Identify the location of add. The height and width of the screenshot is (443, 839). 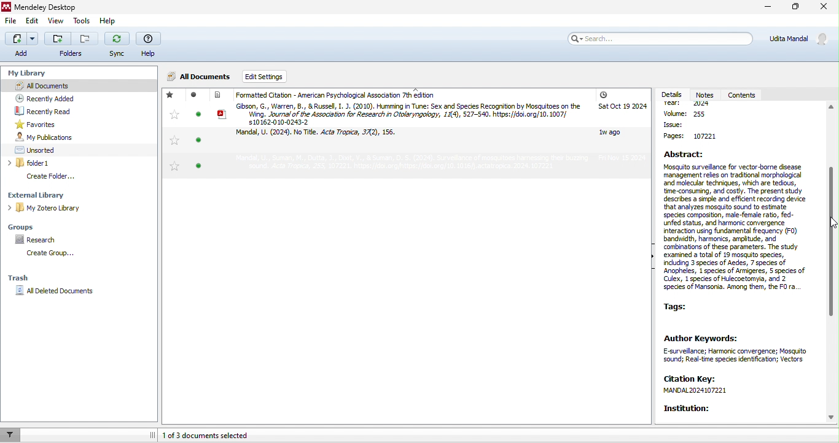
(21, 44).